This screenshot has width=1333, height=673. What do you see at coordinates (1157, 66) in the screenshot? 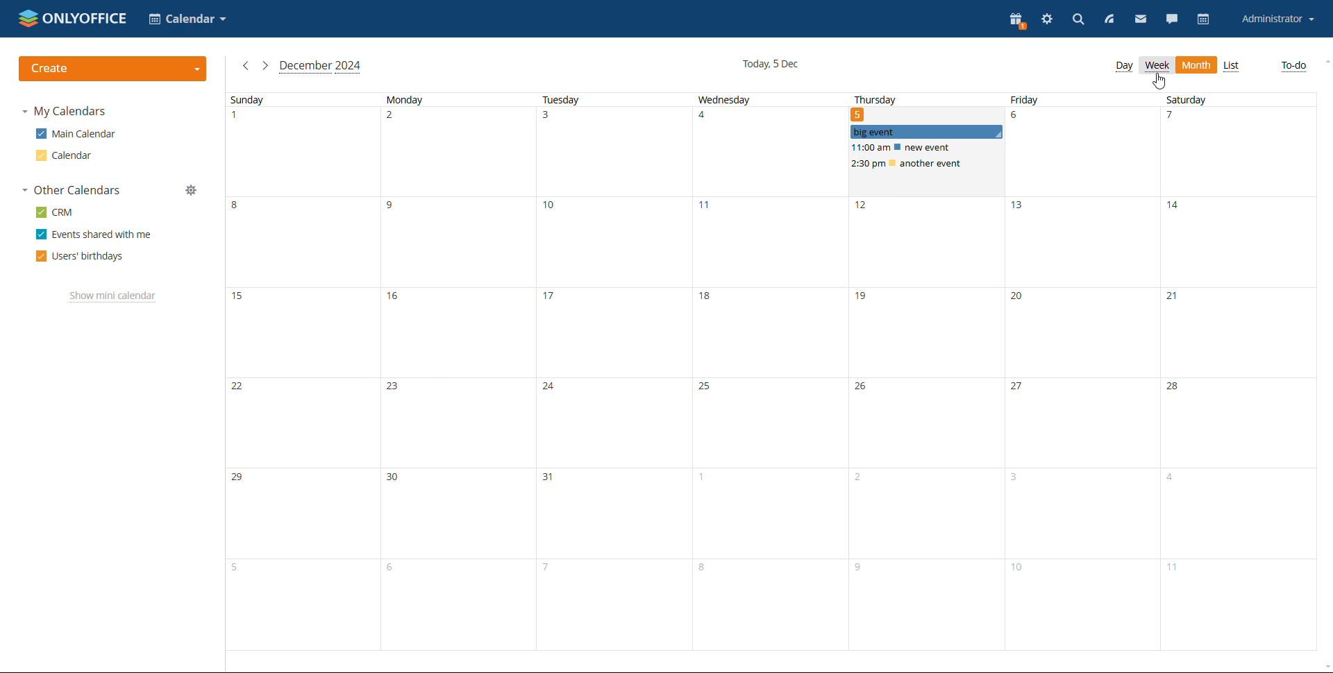
I see `week view` at bounding box center [1157, 66].